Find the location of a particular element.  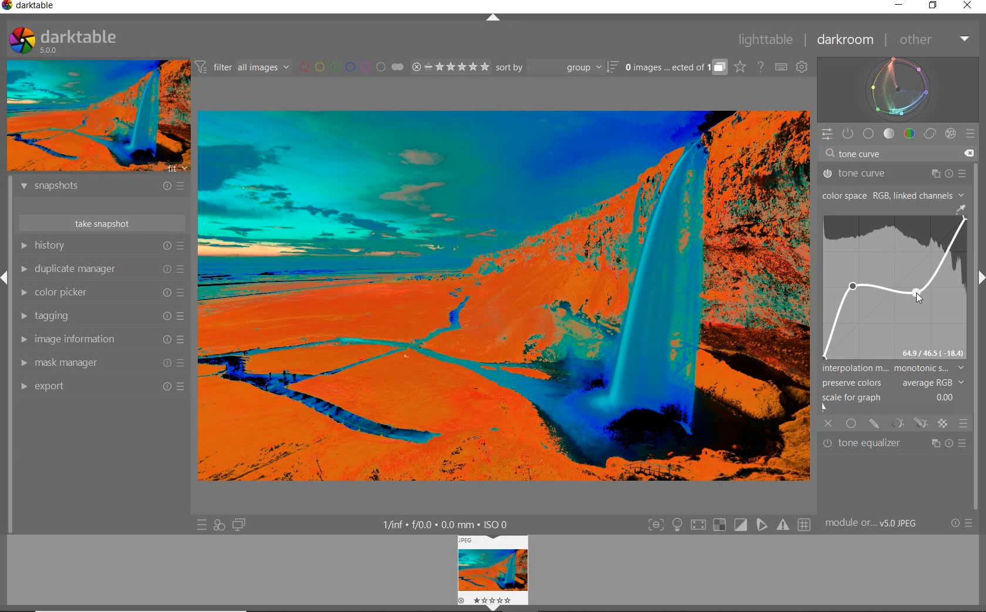

OFF is located at coordinates (828, 424).